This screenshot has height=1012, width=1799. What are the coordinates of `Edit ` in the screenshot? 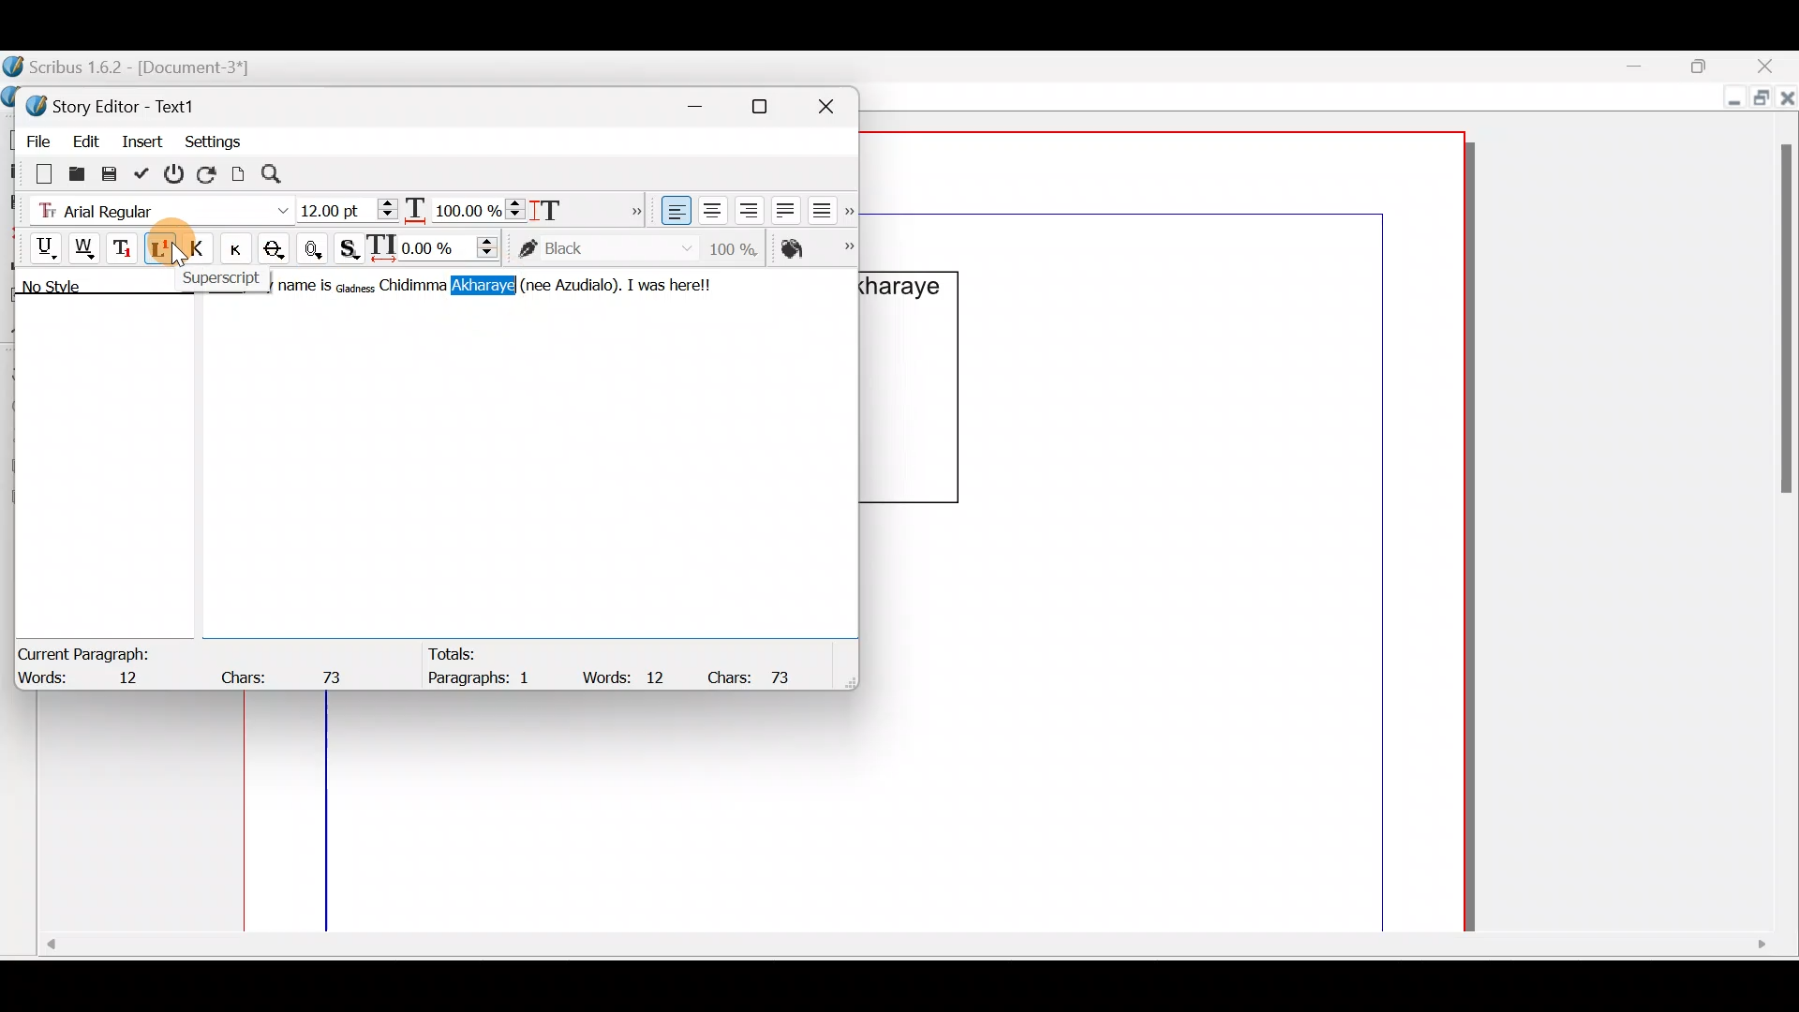 It's located at (85, 138).